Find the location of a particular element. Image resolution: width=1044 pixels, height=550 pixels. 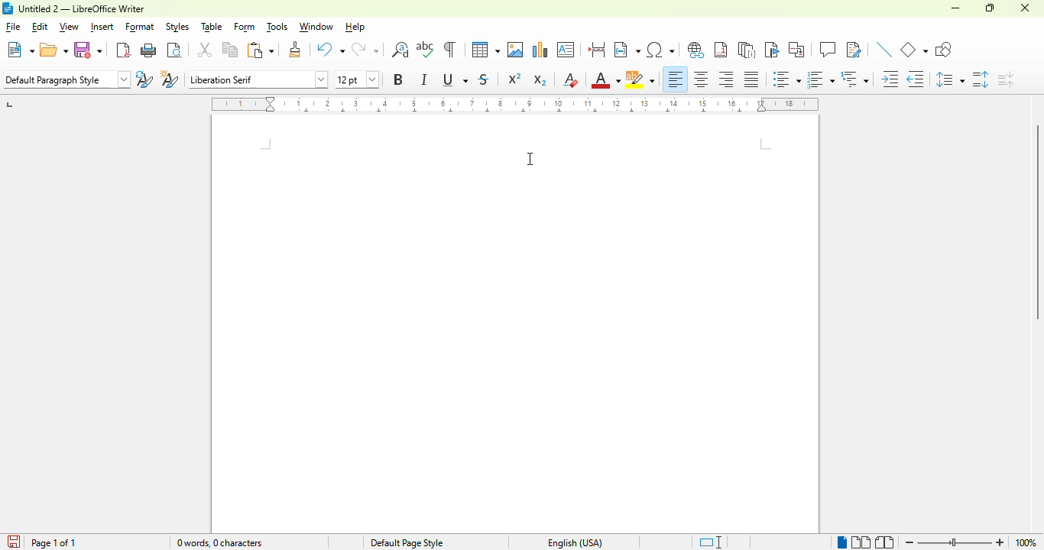

zoom in is located at coordinates (1000, 542).